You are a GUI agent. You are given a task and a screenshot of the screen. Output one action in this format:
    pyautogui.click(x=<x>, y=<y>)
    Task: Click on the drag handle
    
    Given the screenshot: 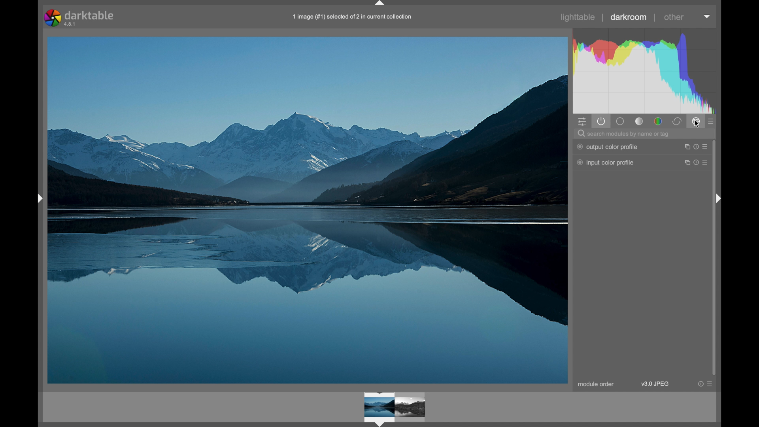 What is the action you would take?
    pyautogui.click(x=38, y=198)
    